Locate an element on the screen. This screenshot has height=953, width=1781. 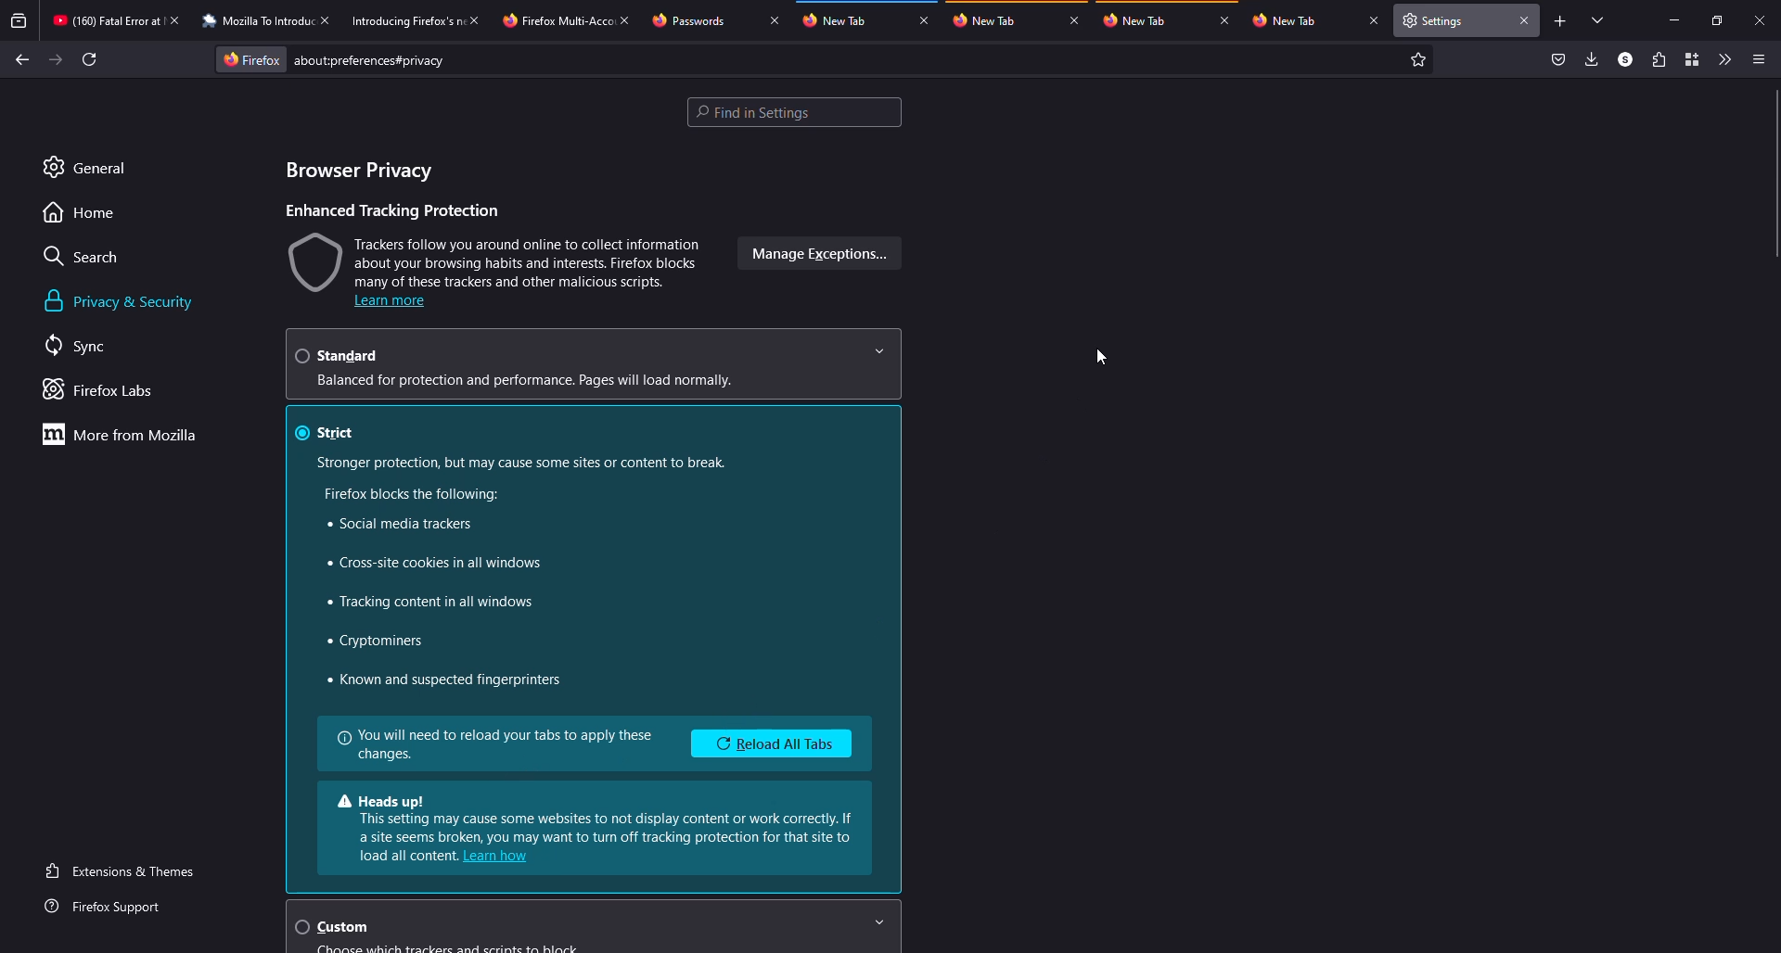
cross-site cookies in all windows is located at coordinates (434, 564).